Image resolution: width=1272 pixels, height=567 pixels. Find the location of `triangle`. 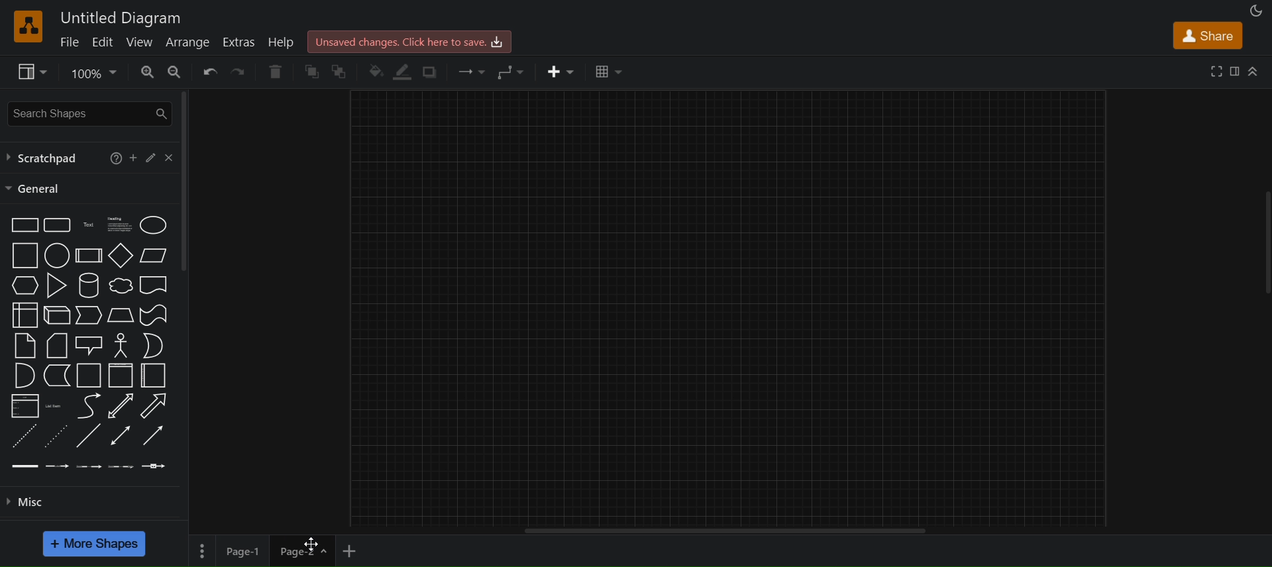

triangle is located at coordinates (58, 285).